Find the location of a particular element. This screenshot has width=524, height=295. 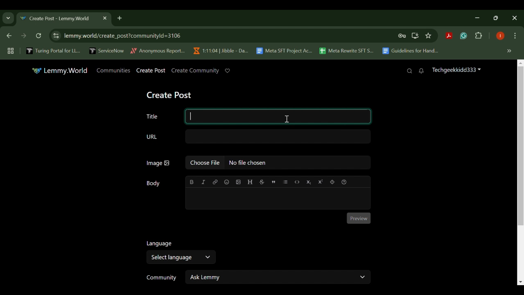

Search  is located at coordinates (409, 71).